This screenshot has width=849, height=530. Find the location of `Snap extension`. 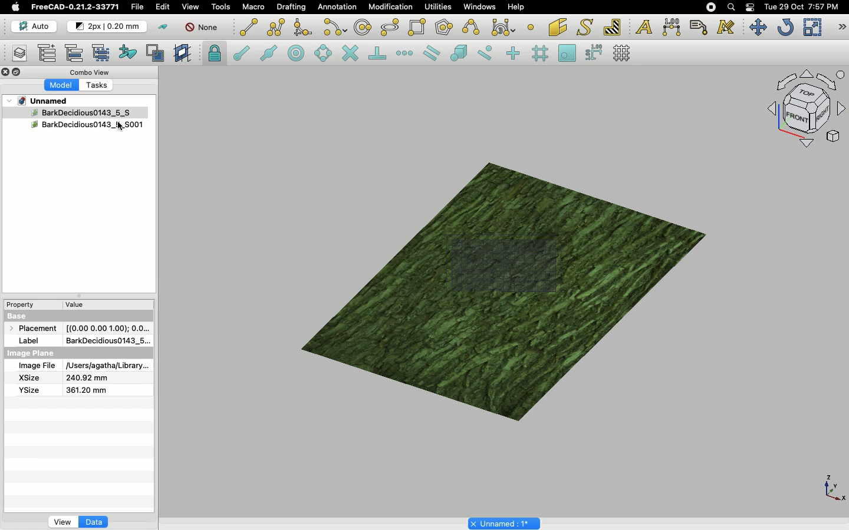

Snap extension is located at coordinates (406, 54).